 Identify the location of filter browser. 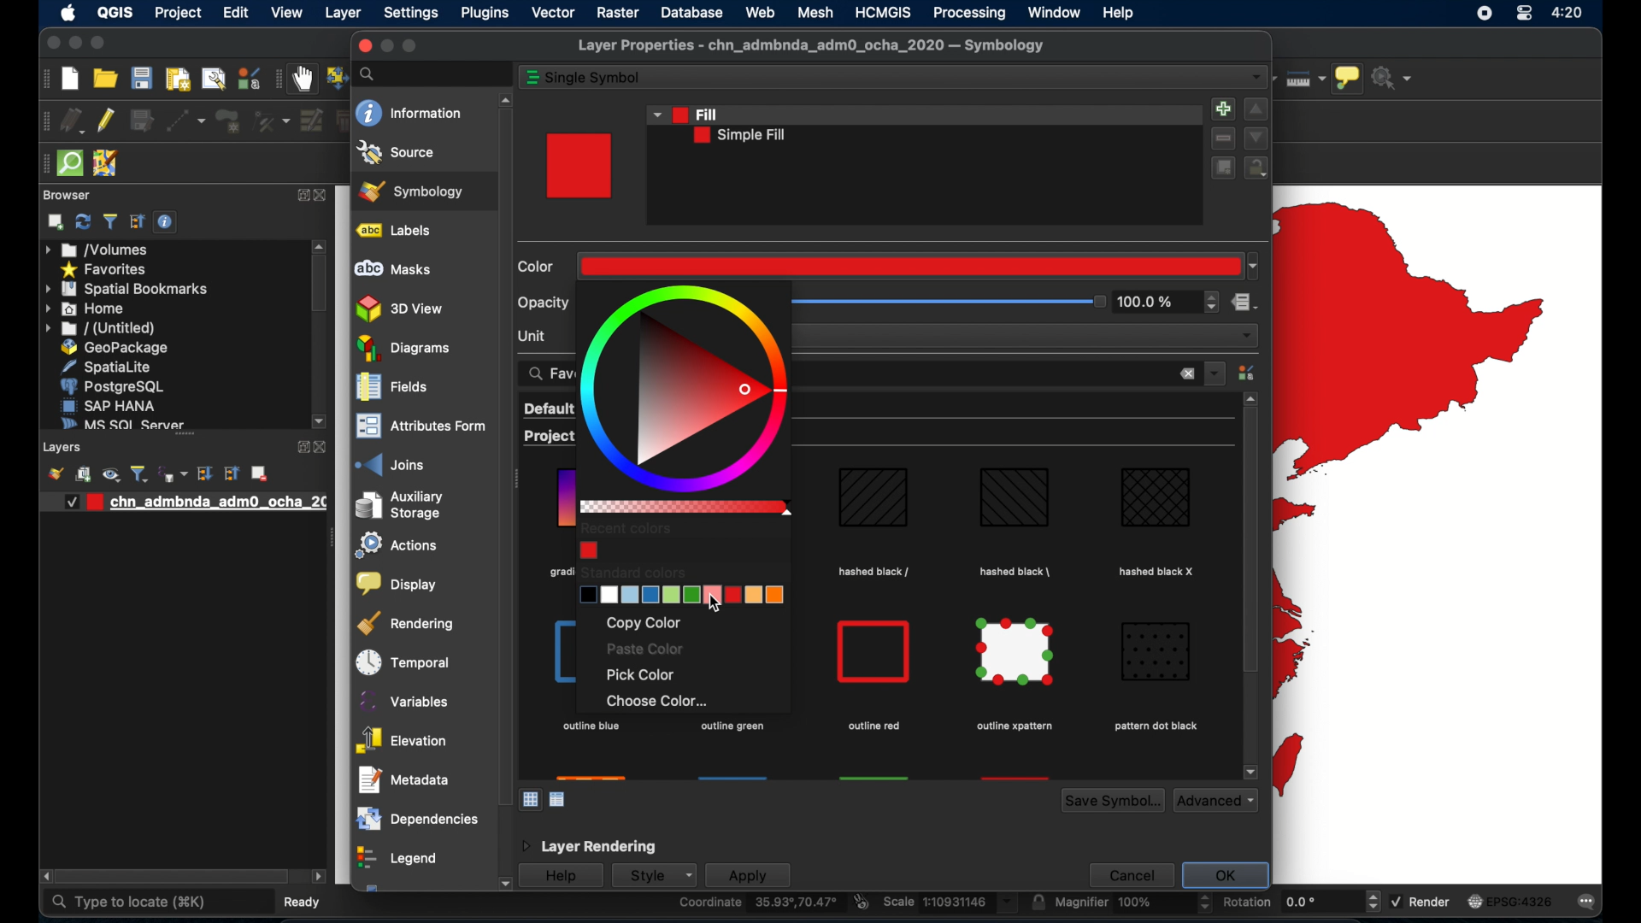
(112, 222).